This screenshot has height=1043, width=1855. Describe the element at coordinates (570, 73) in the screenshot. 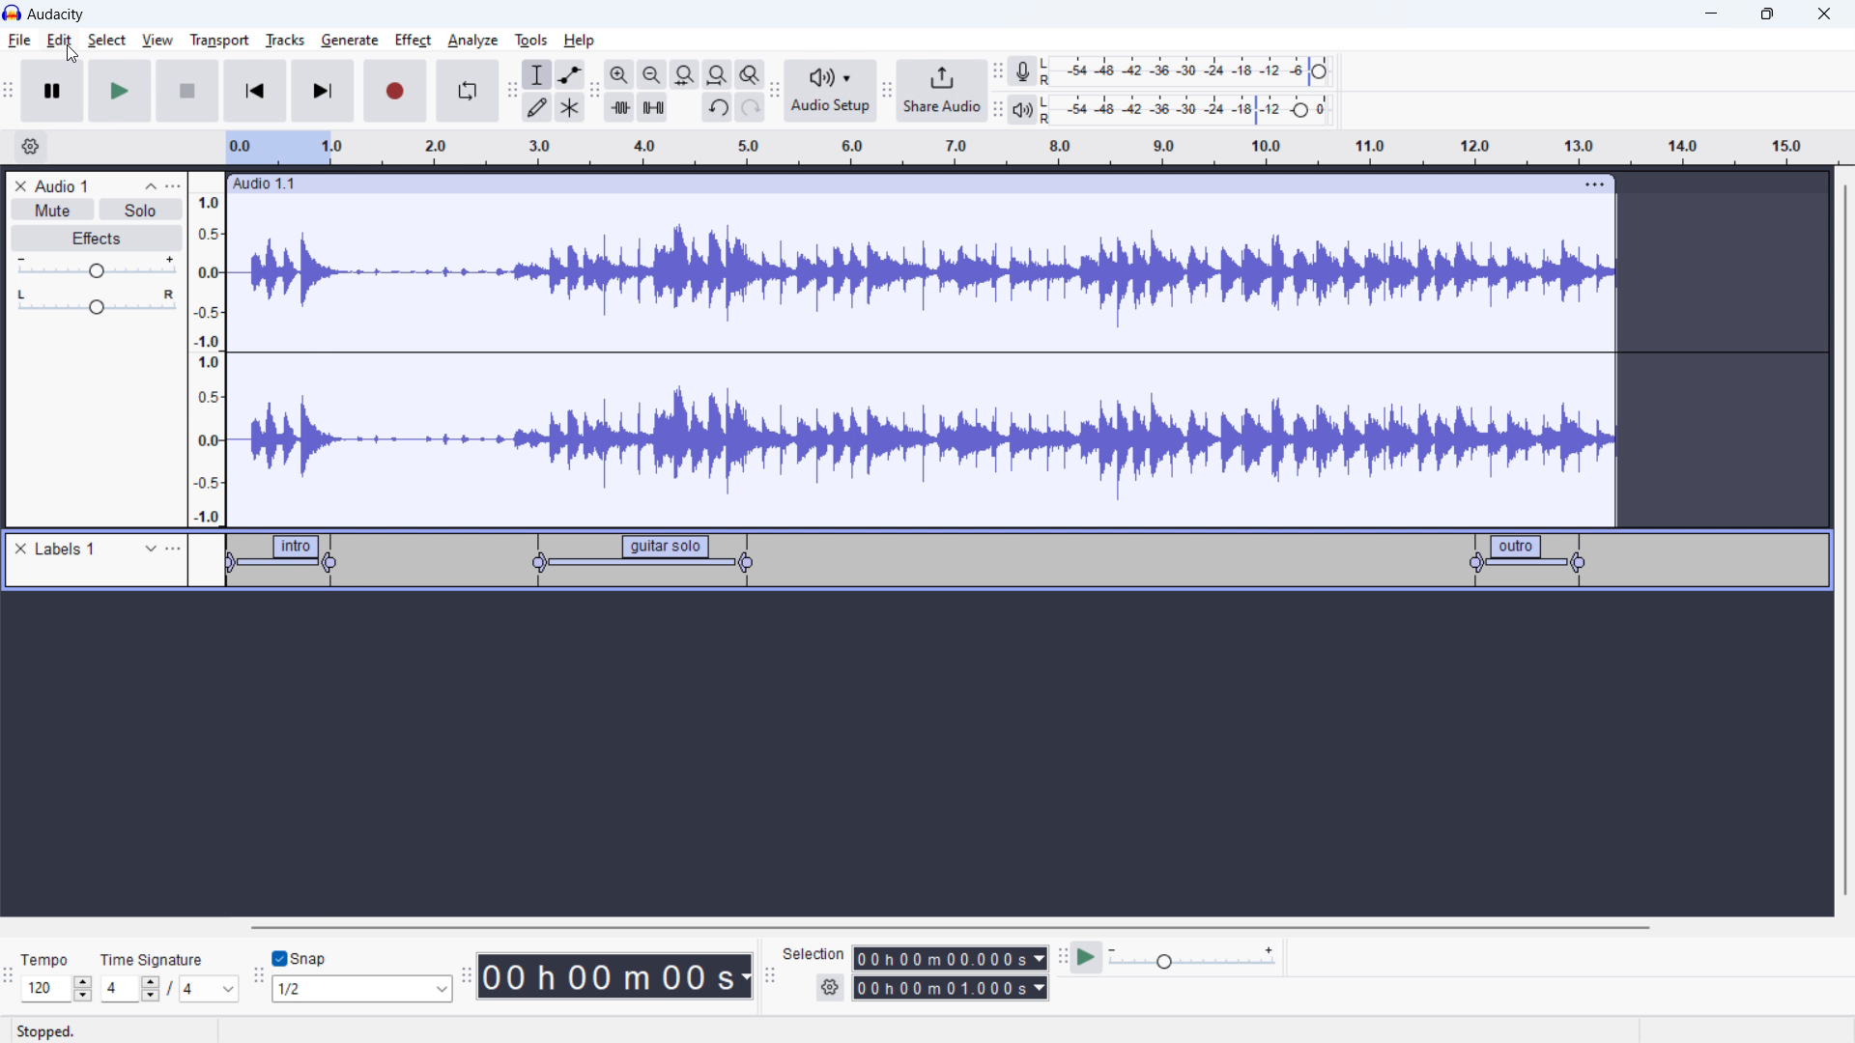

I see `envelop tool` at that location.